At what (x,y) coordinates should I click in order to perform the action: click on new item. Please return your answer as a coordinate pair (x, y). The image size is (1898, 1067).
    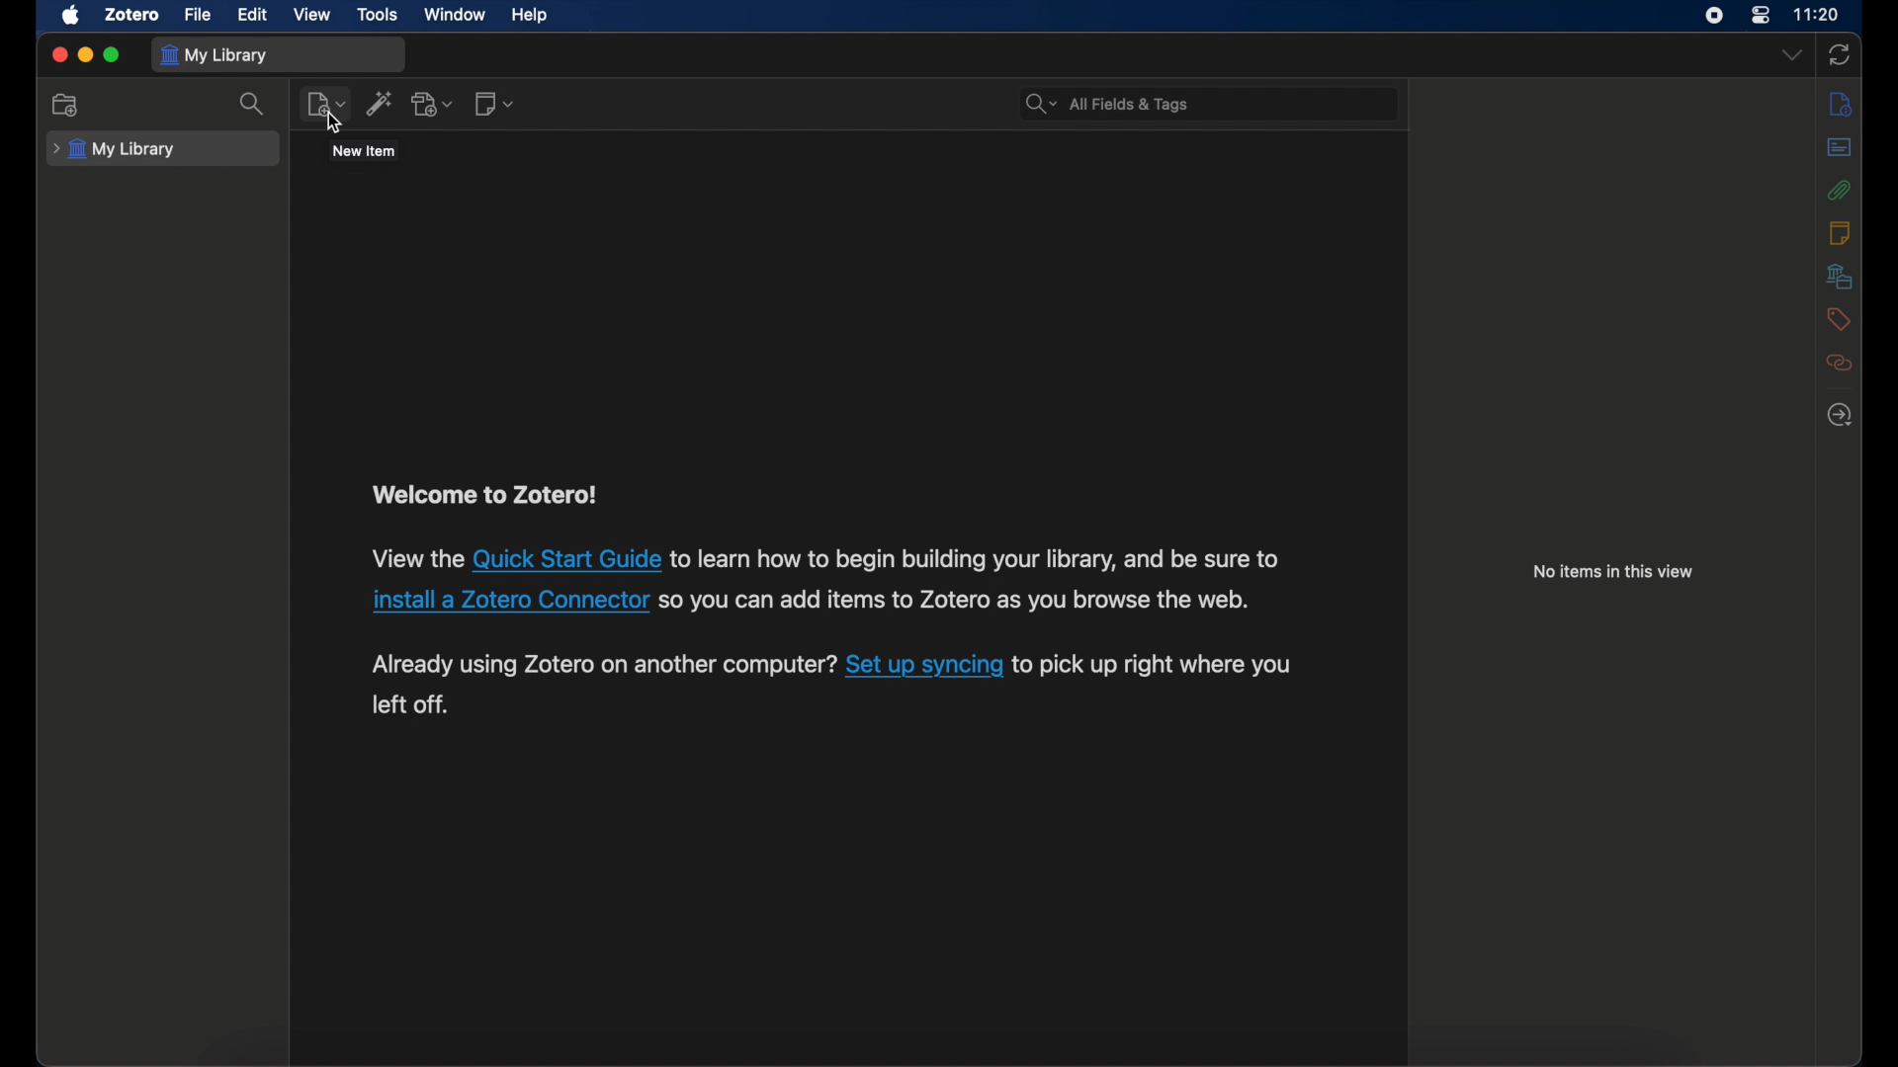
    Looking at the image, I should click on (325, 104).